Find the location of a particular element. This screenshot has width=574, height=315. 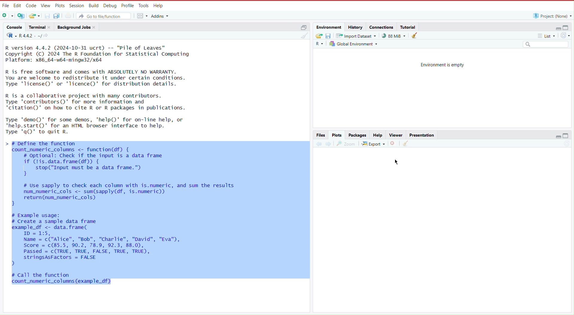

Environment is located at coordinates (330, 27).